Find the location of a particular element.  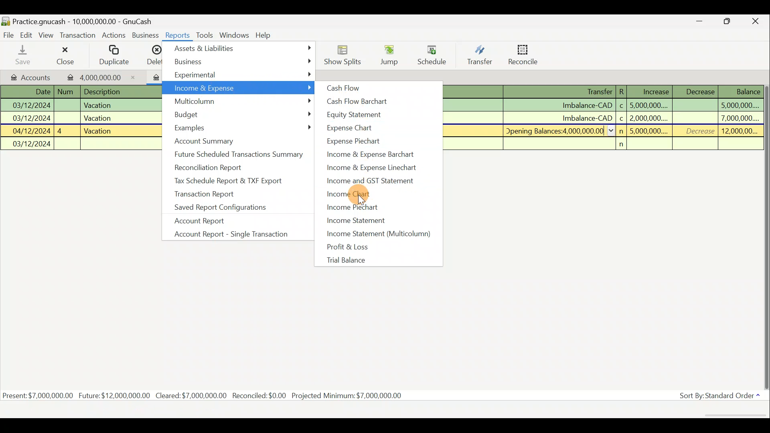

Increase is located at coordinates (657, 92).